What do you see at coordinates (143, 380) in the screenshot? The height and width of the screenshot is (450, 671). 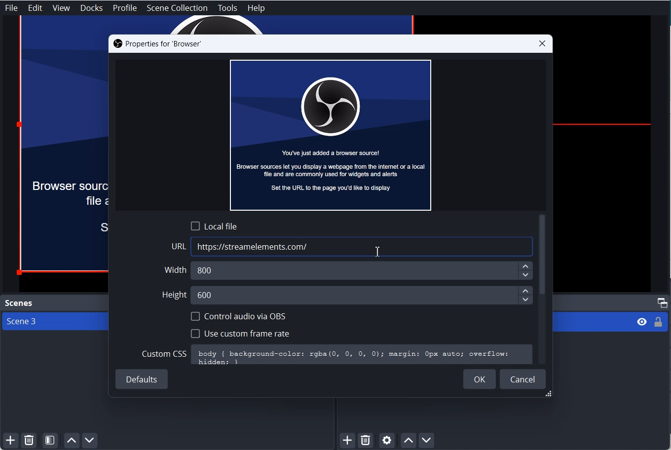 I see `Defaults` at bounding box center [143, 380].